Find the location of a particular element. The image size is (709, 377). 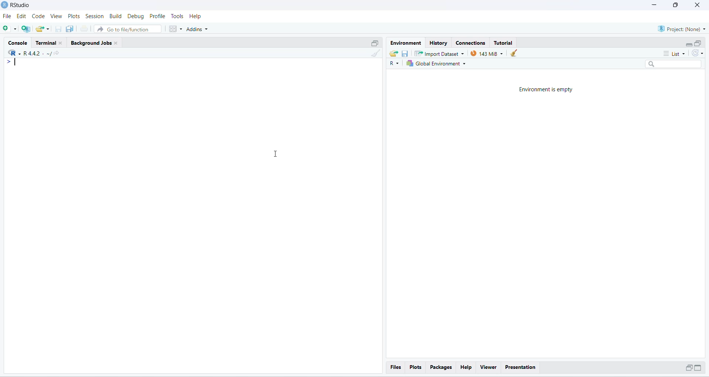

close is located at coordinates (61, 43).